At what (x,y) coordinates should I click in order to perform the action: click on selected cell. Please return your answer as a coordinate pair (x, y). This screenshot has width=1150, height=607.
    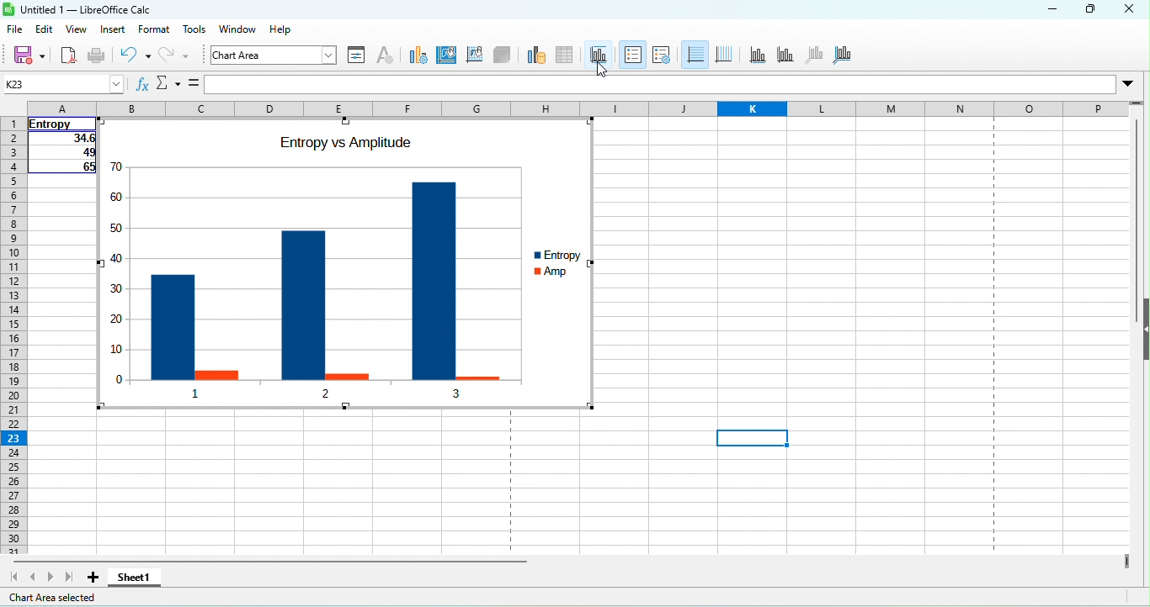
    Looking at the image, I should click on (752, 438).